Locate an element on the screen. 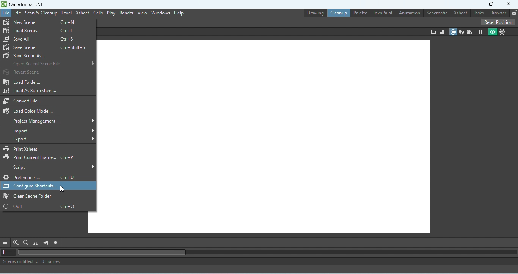 This screenshot has height=274, width=518. Cells is located at coordinates (99, 12).